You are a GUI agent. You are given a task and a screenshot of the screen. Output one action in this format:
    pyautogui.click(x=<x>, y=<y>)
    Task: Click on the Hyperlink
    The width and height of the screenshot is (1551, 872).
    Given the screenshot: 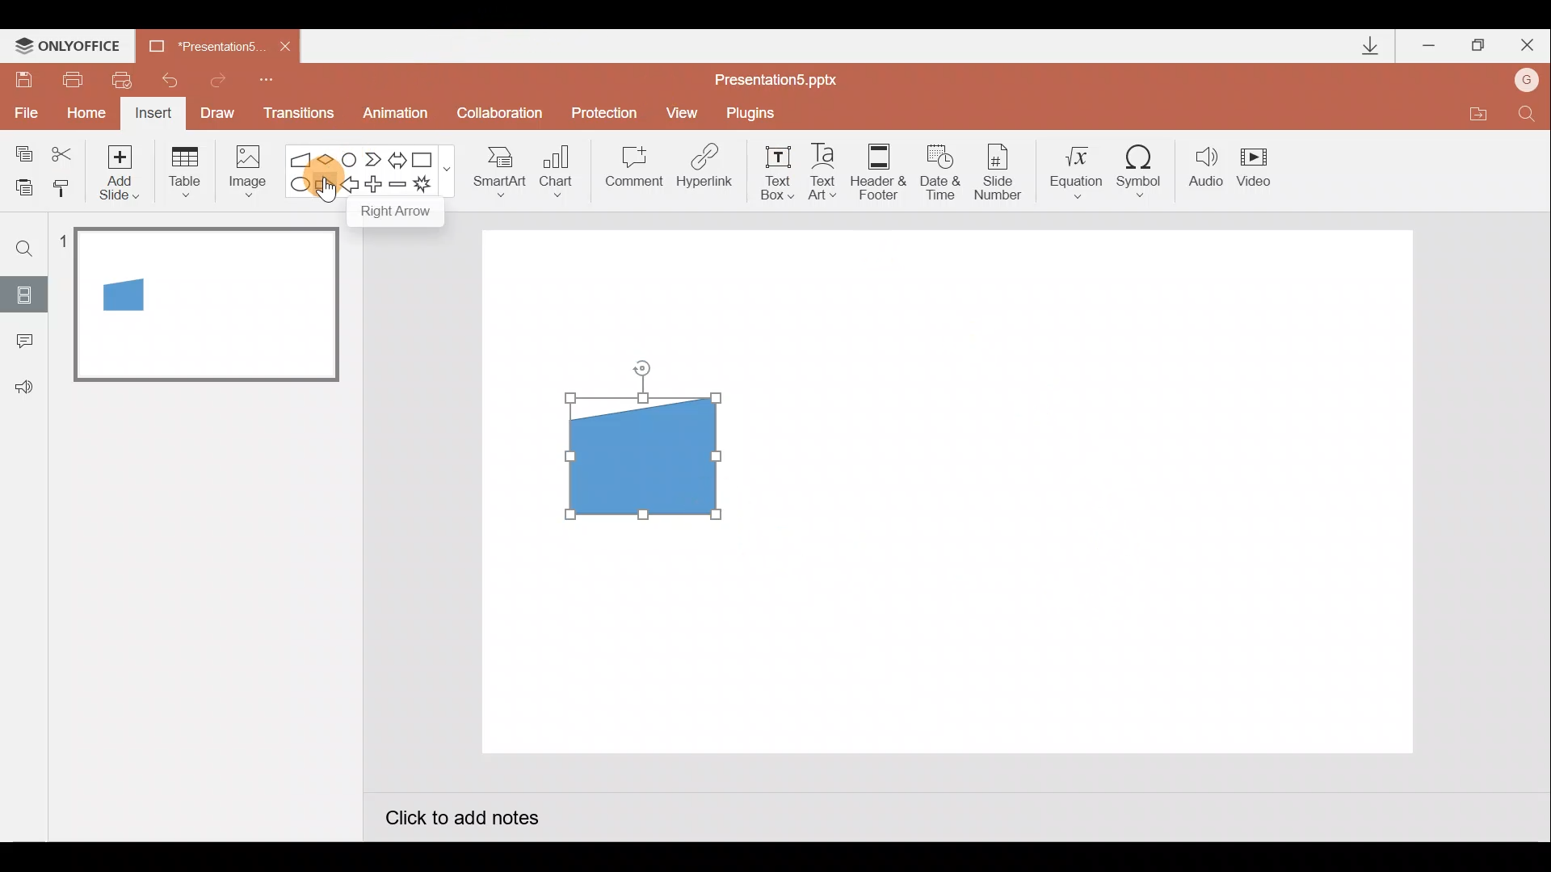 What is the action you would take?
    pyautogui.click(x=706, y=171)
    